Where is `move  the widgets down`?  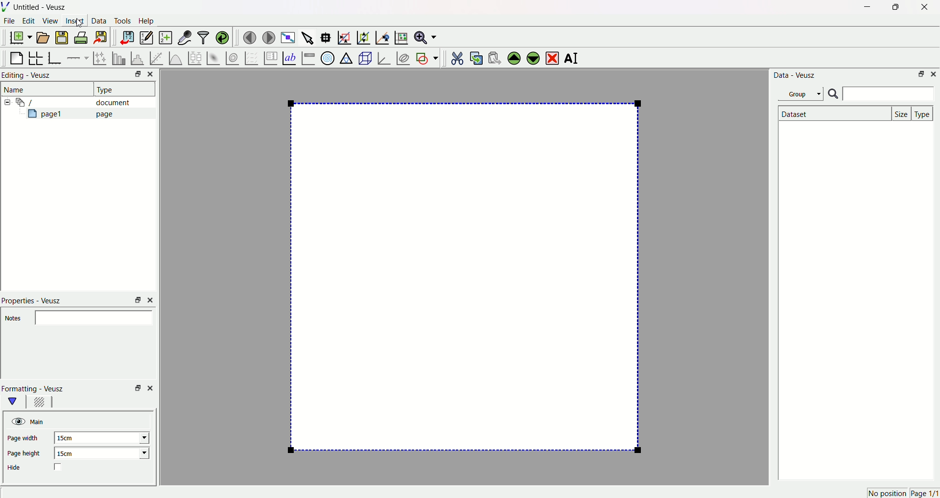
move  the widgets down is located at coordinates (532, 58).